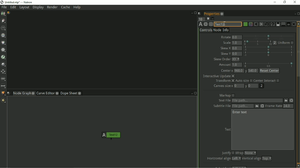 Image resolution: width=300 pixels, height=168 pixels. What do you see at coordinates (223, 86) in the screenshot?
I see `Canvas size` at bounding box center [223, 86].